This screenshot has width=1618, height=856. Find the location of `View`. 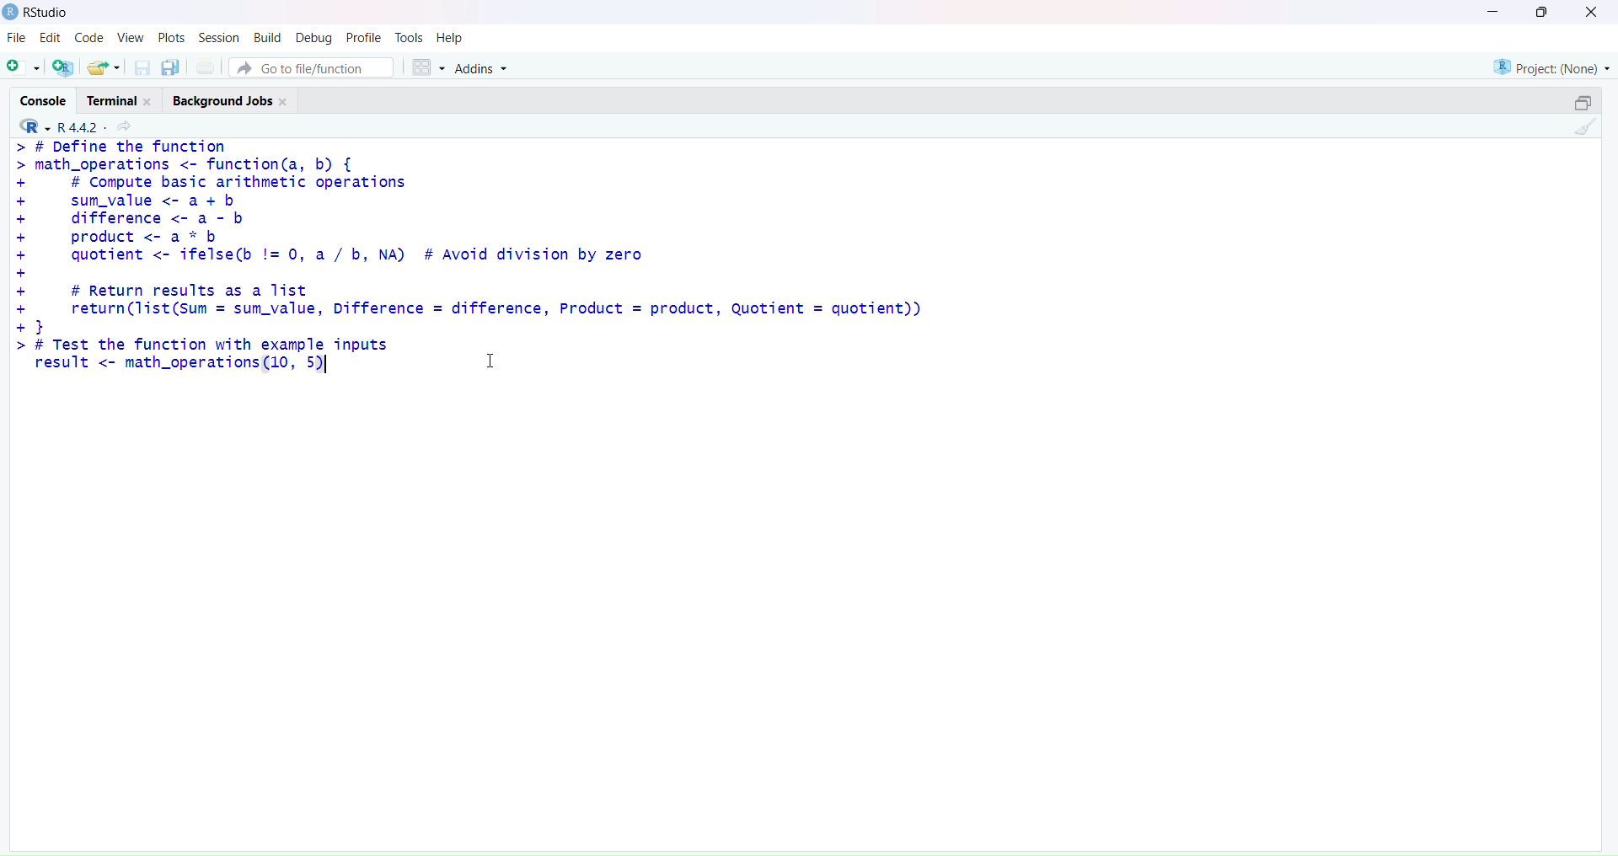

View is located at coordinates (131, 38).